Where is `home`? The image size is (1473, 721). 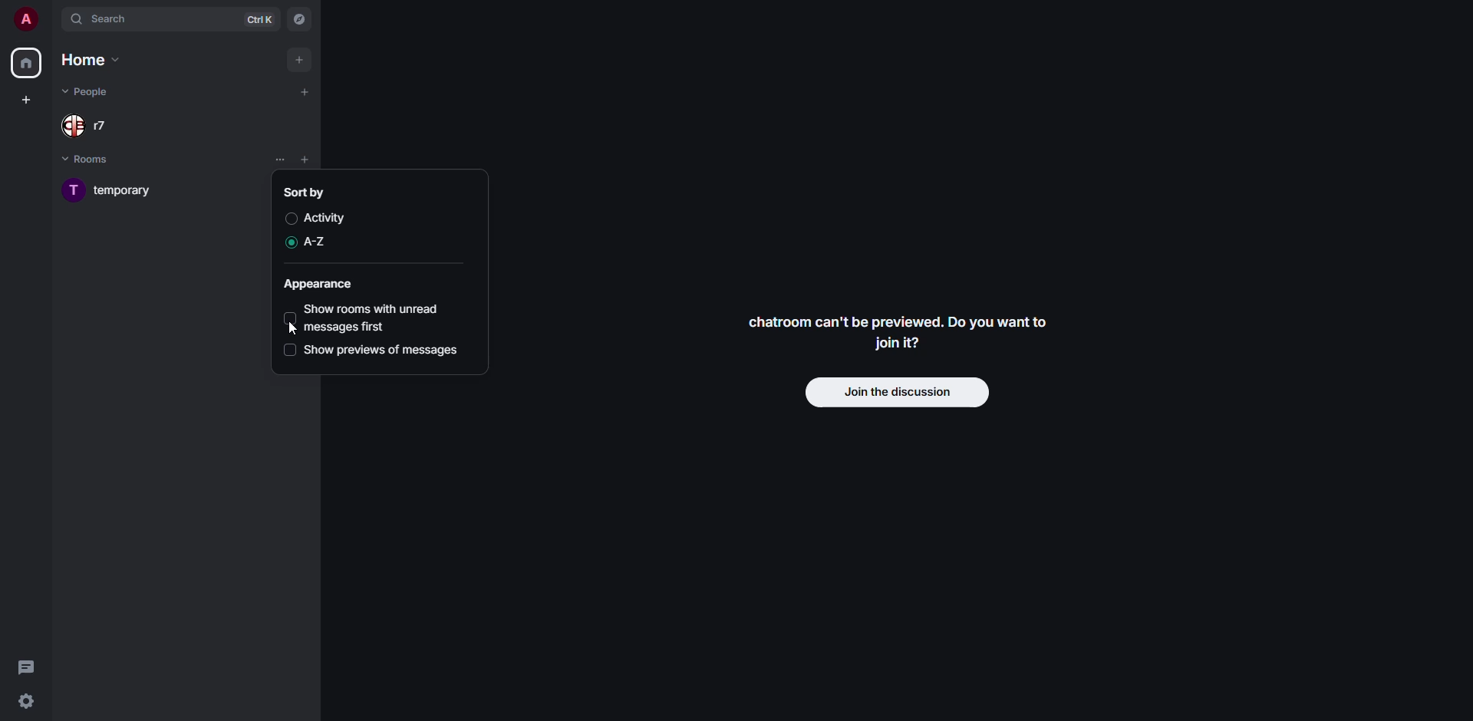 home is located at coordinates (91, 60).